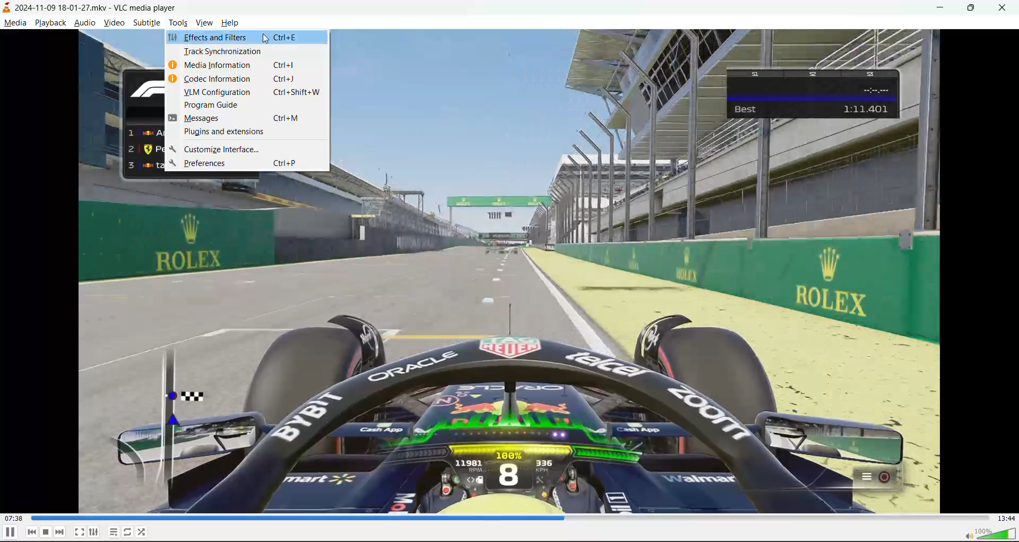 The height and width of the screenshot is (542, 1019). Describe the element at coordinates (231, 22) in the screenshot. I see `help` at that location.